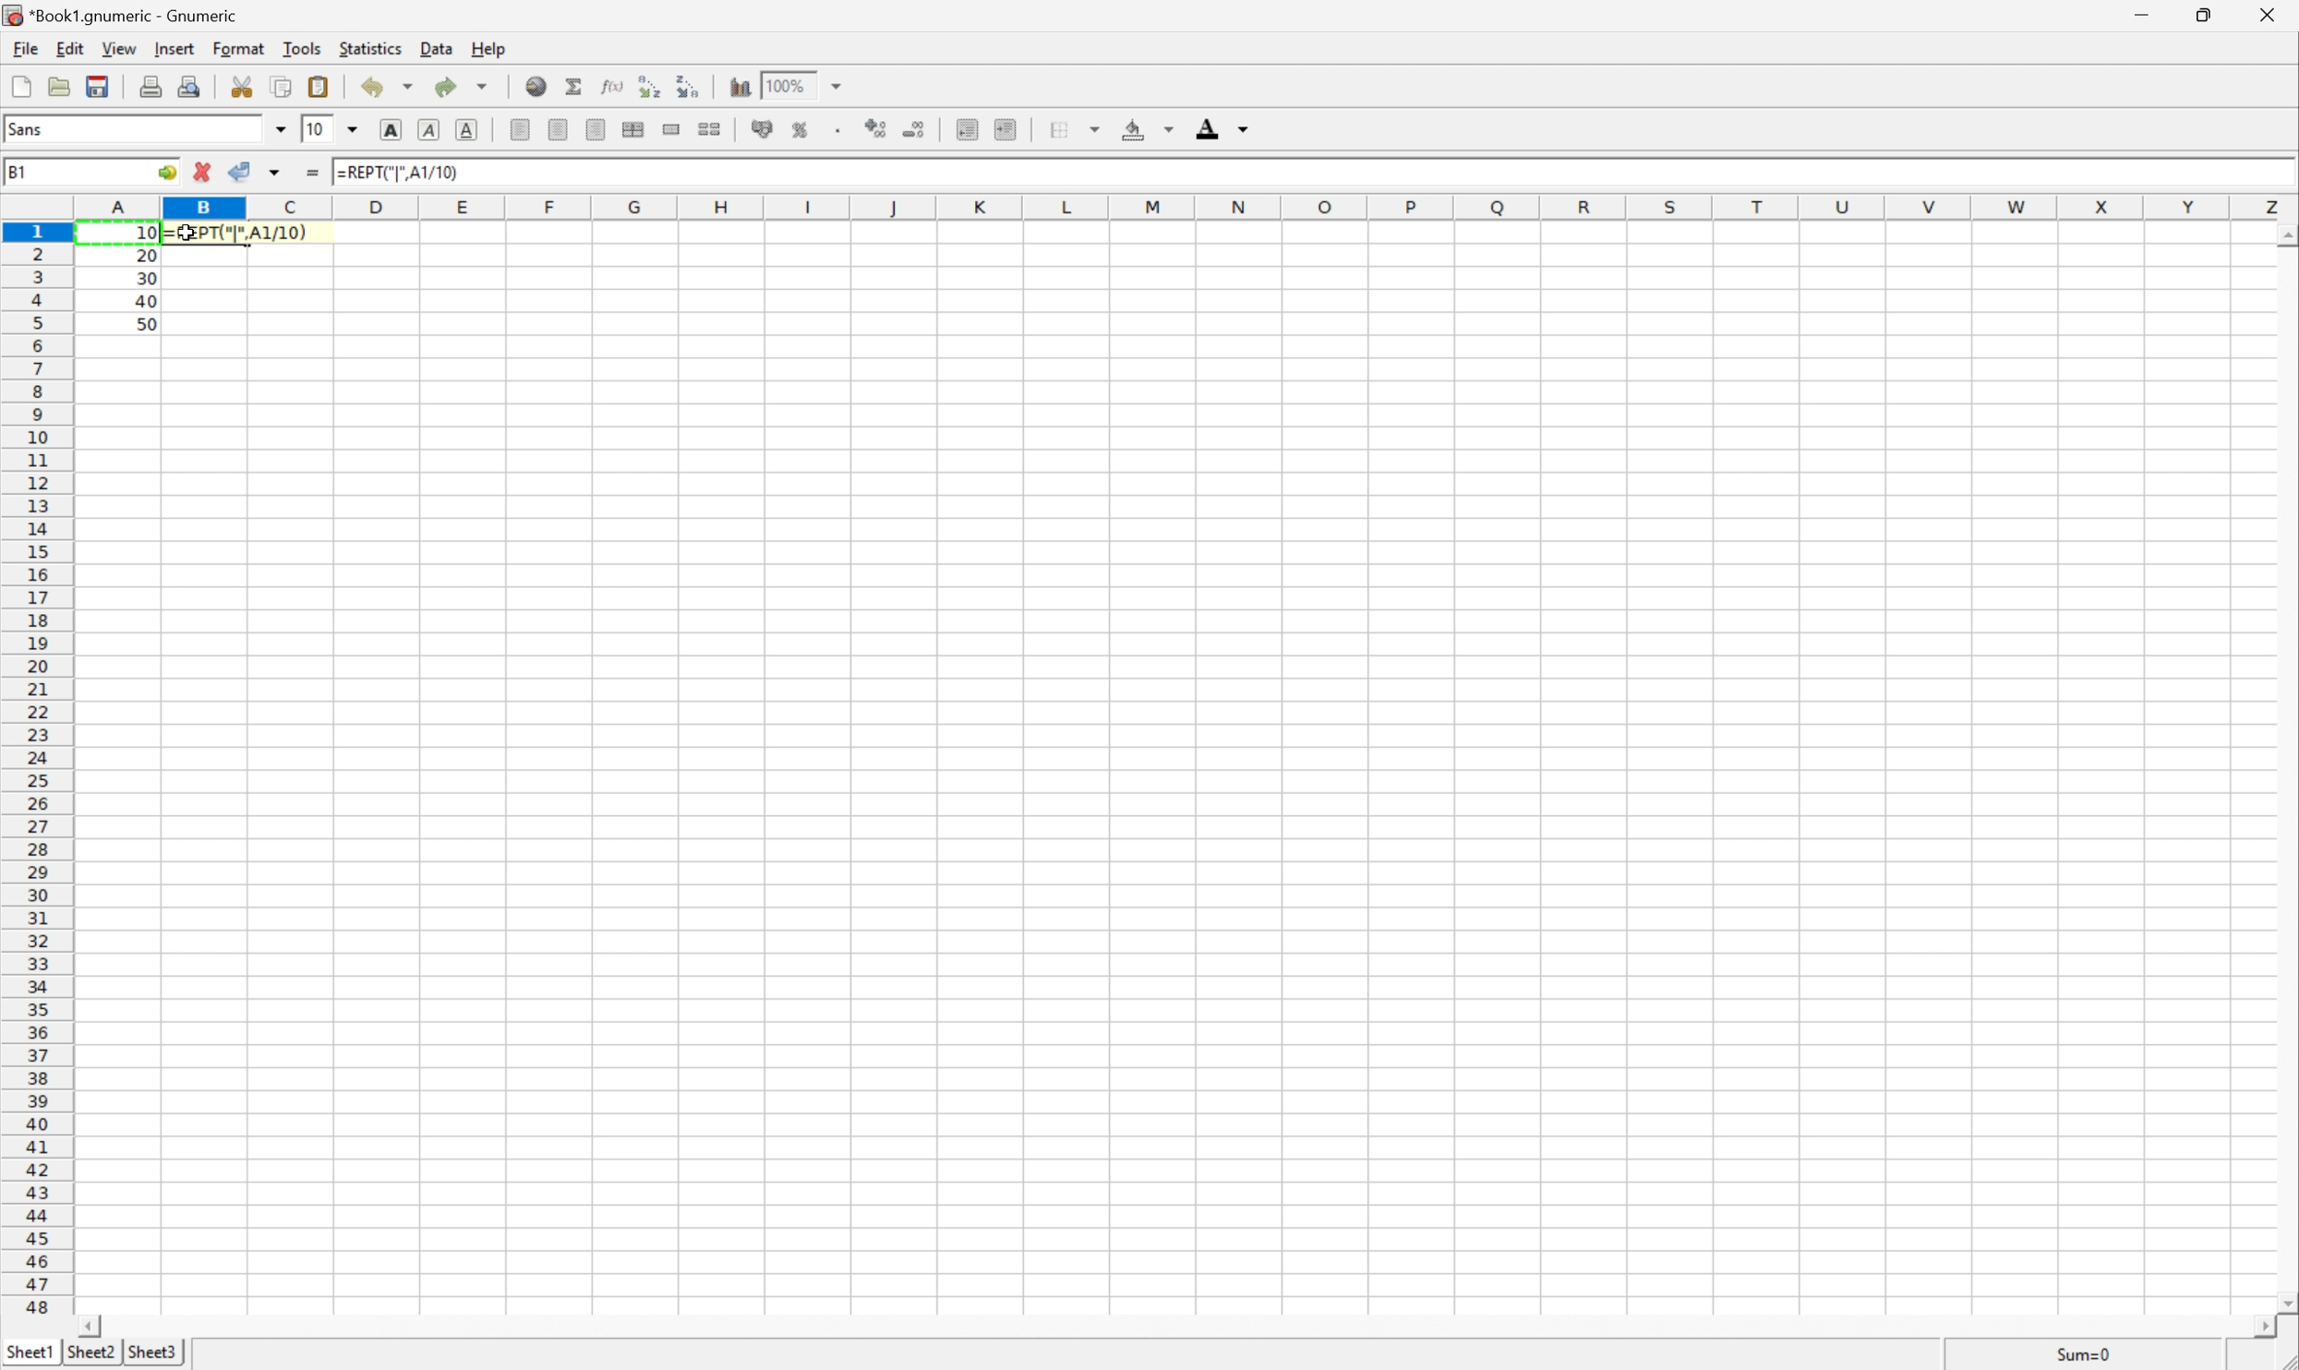 Image resolution: width=2299 pixels, height=1370 pixels. Describe the element at coordinates (29, 1355) in the screenshot. I see `Sheet1` at that location.